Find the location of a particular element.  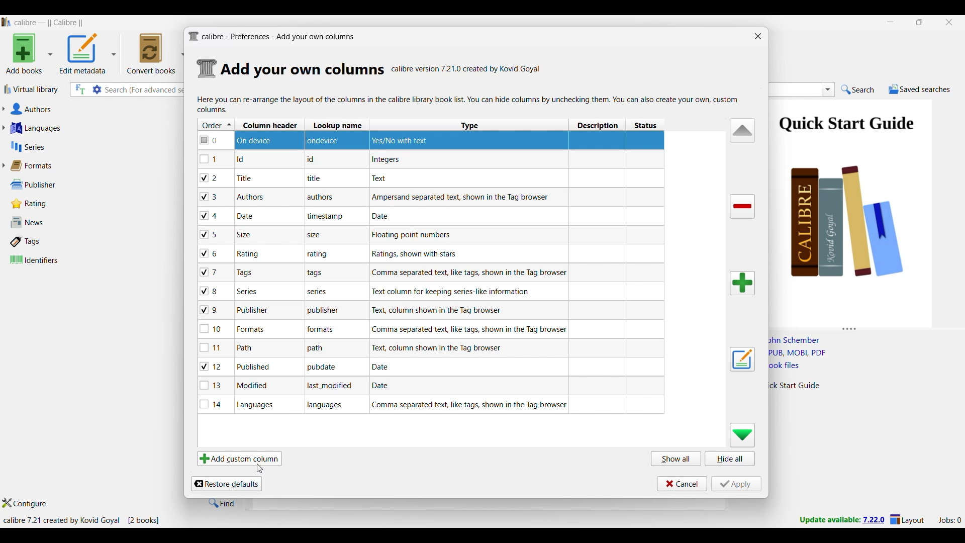

checkbox - 12 is located at coordinates (212, 366).